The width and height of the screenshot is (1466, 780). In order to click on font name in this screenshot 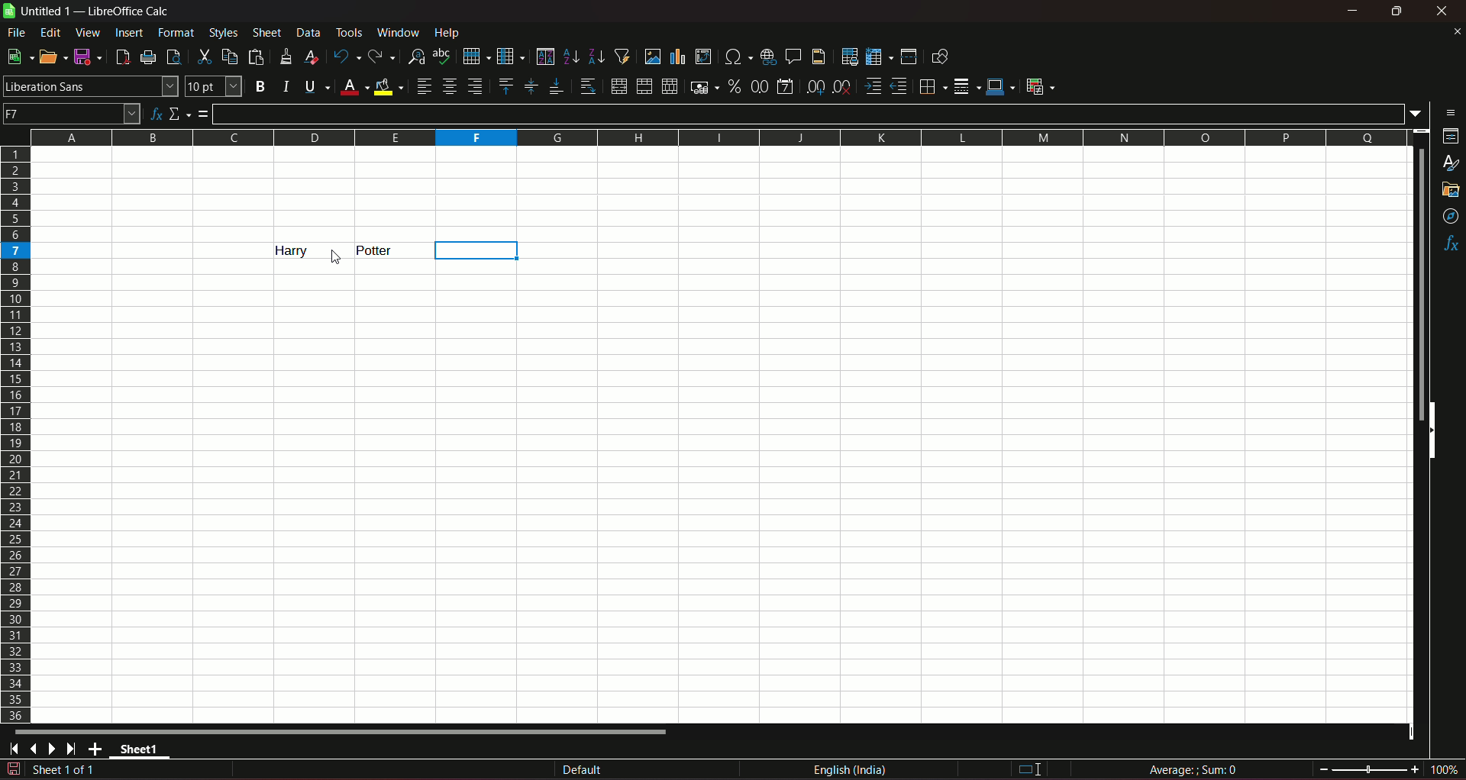, I will do `click(90, 85)`.